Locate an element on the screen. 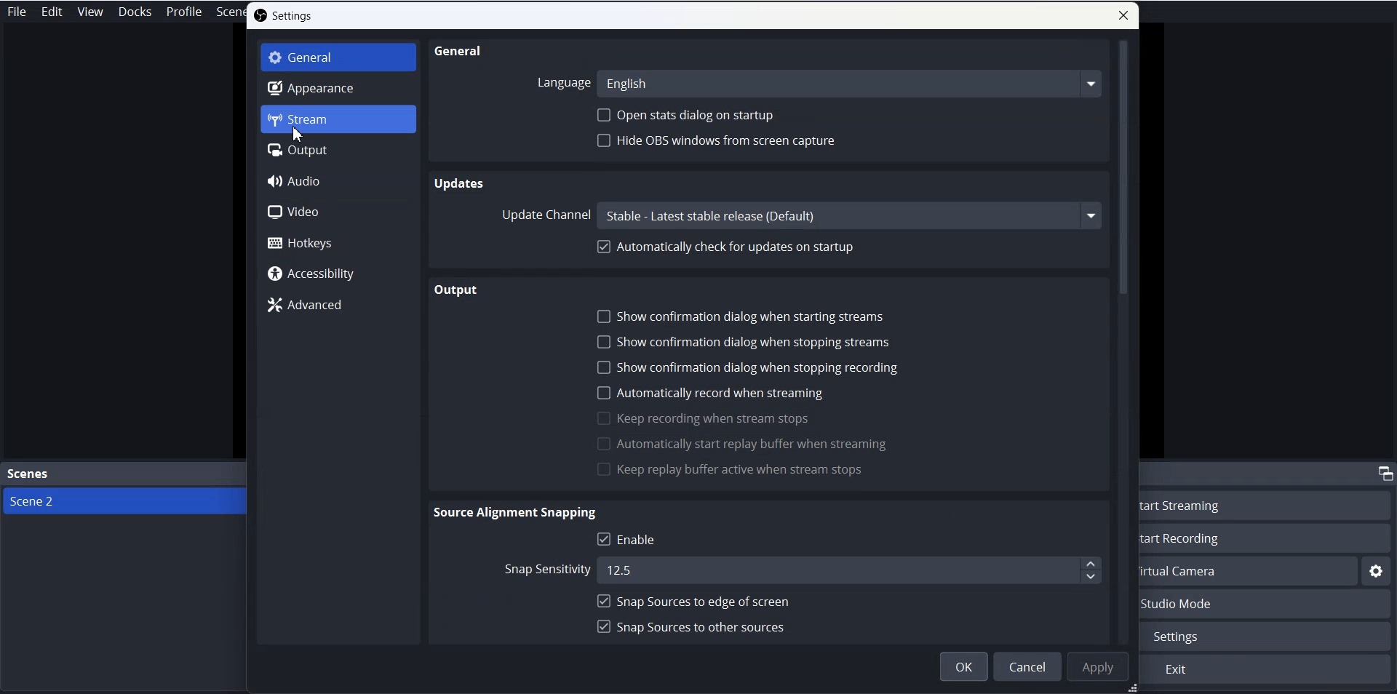 This screenshot has width=1397, height=694. Apply is located at coordinates (1096, 666).